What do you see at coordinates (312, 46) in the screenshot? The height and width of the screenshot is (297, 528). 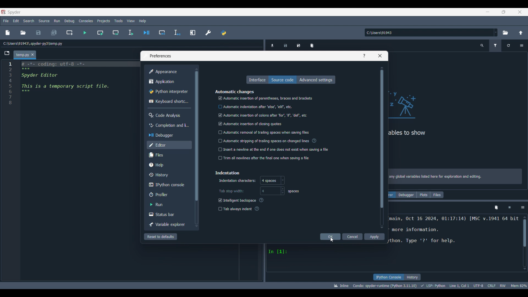 I see `Remove all variables` at bounding box center [312, 46].